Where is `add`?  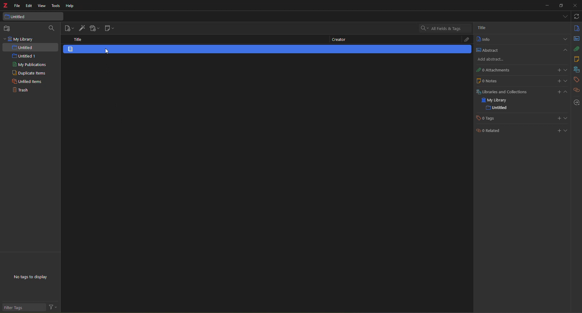 add is located at coordinates (558, 118).